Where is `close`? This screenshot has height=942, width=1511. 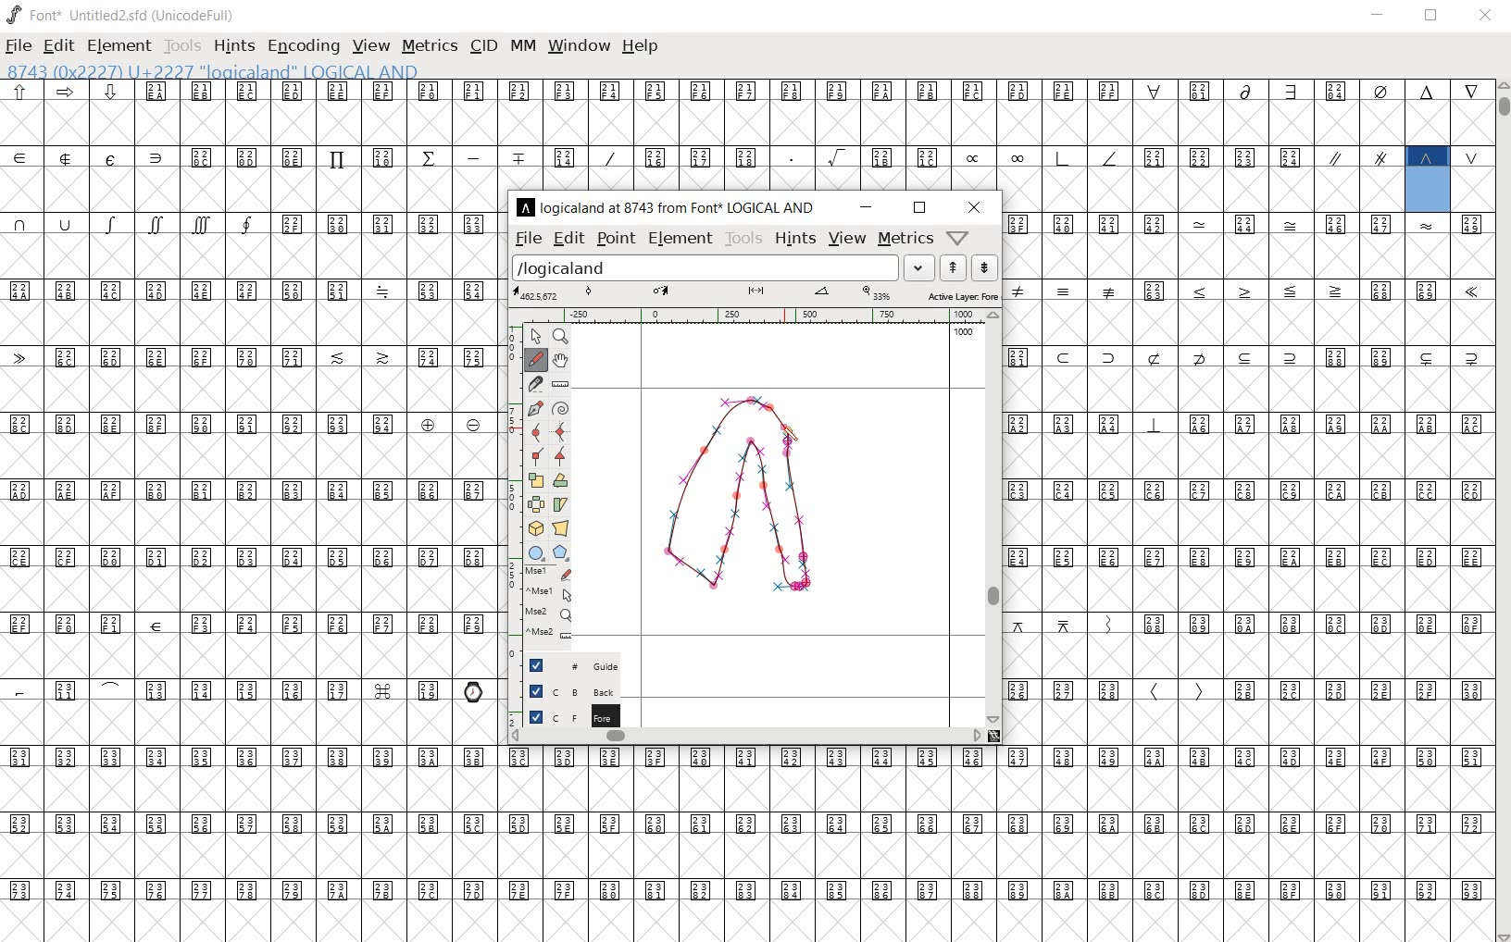
close is located at coordinates (974, 207).